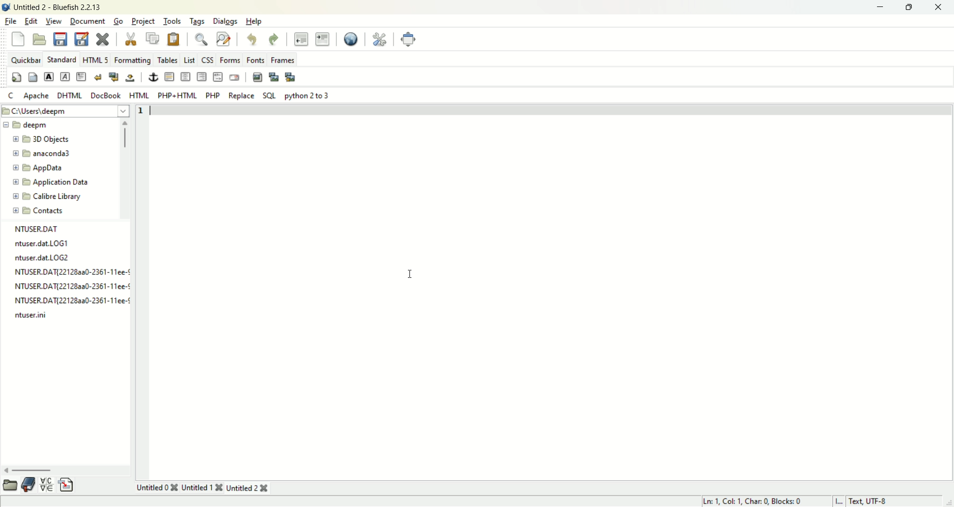  I want to click on paste, so click(174, 38).